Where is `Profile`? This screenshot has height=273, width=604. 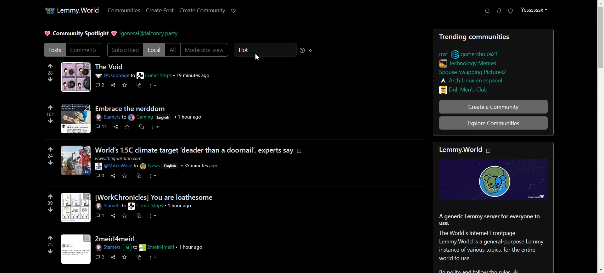
Profile is located at coordinates (534, 10).